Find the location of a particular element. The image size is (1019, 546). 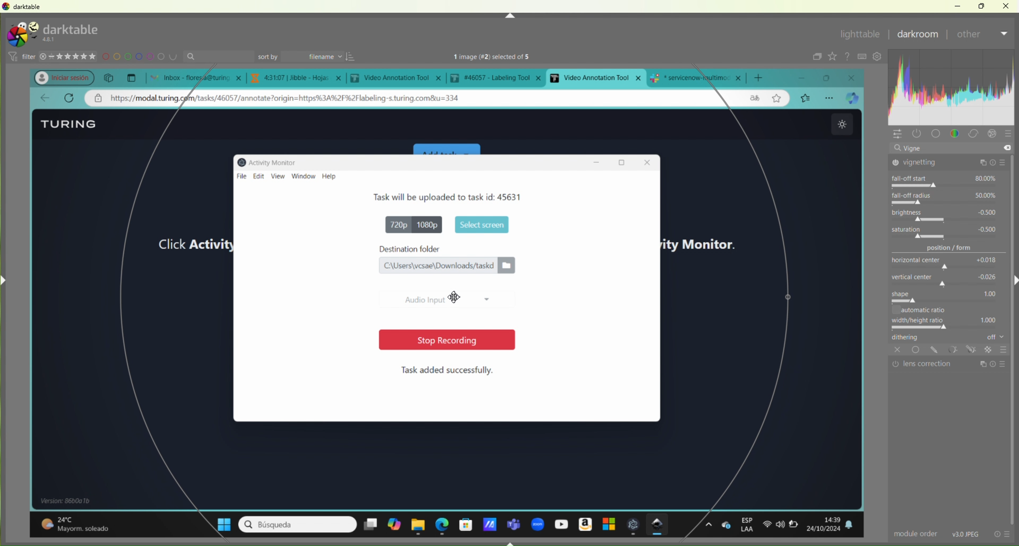

zoom is located at coordinates (537, 522).